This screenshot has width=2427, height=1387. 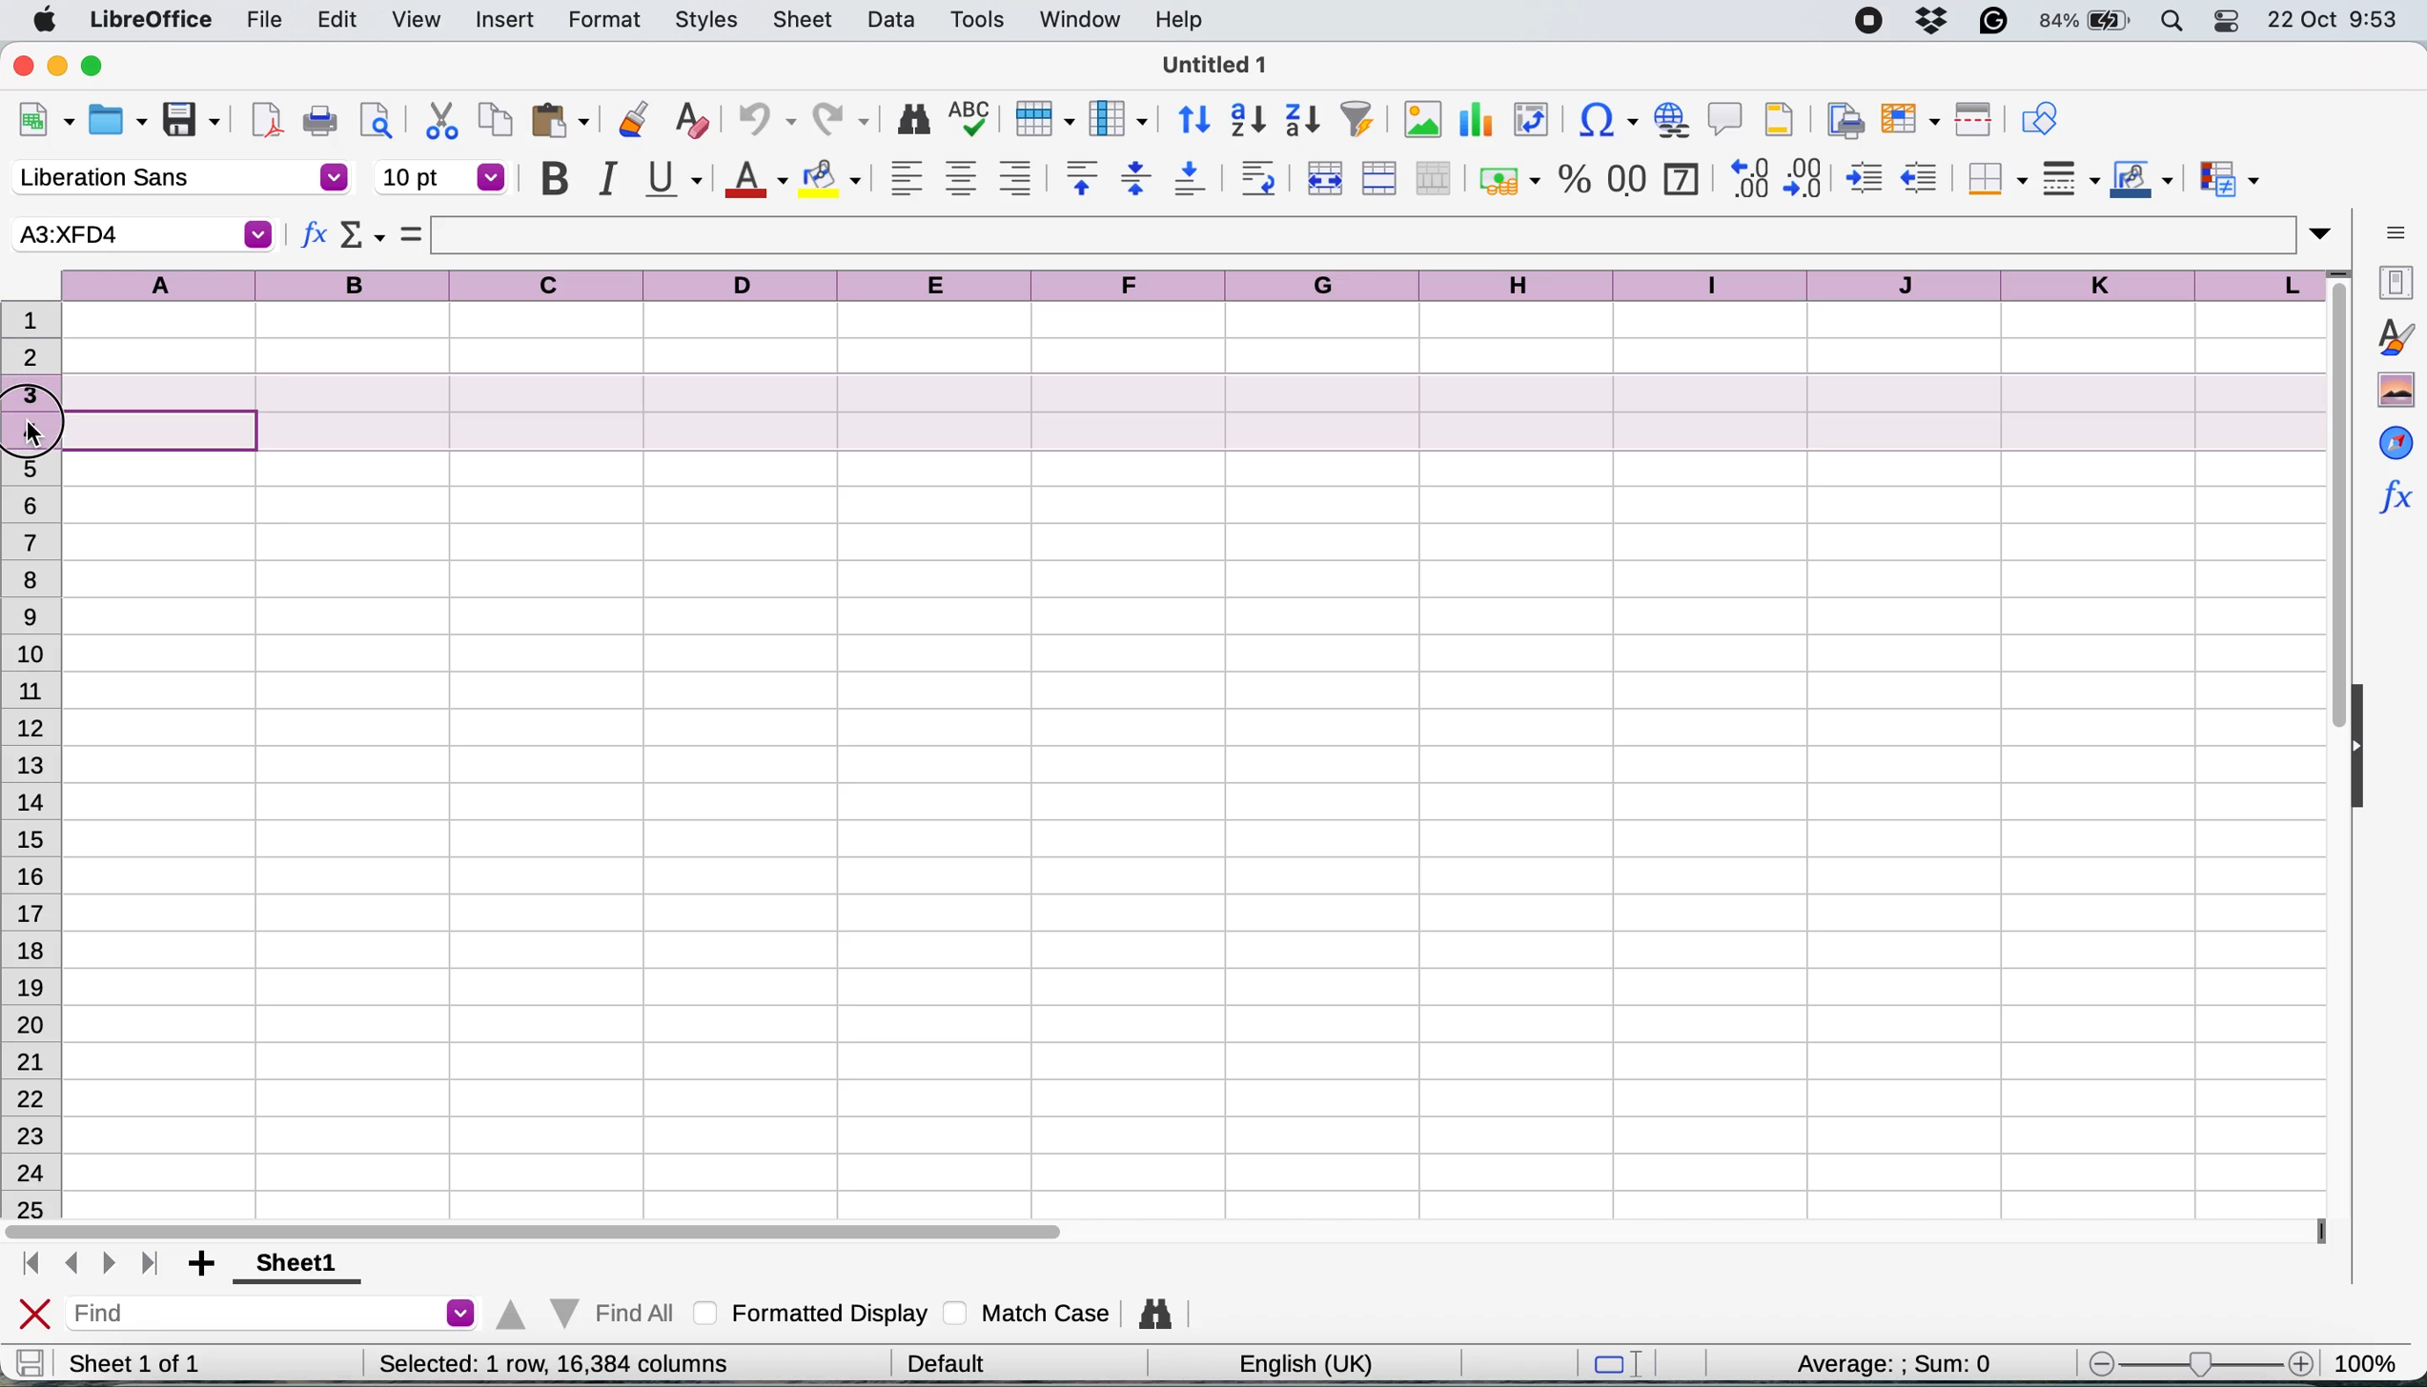 I want to click on control center, so click(x=2232, y=21).